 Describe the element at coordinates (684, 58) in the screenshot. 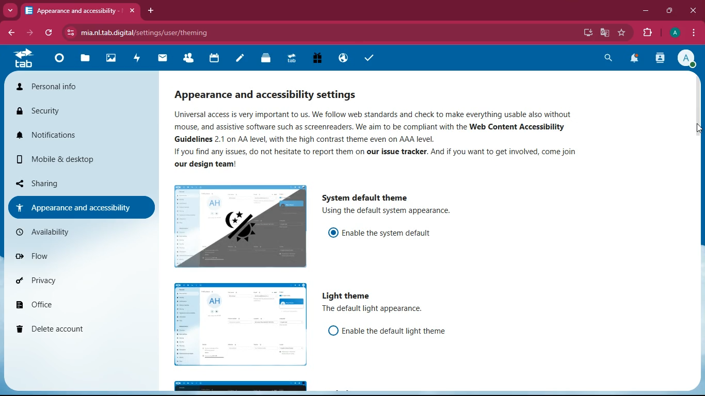

I see `profile` at that location.